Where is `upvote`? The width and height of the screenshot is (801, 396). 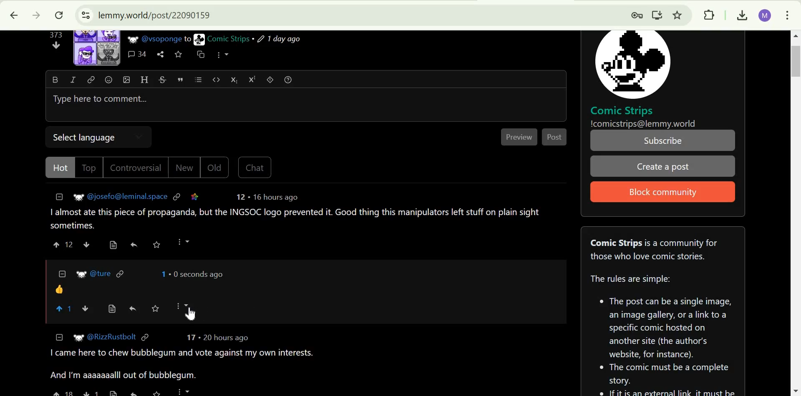
upvote is located at coordinates (57, 244).